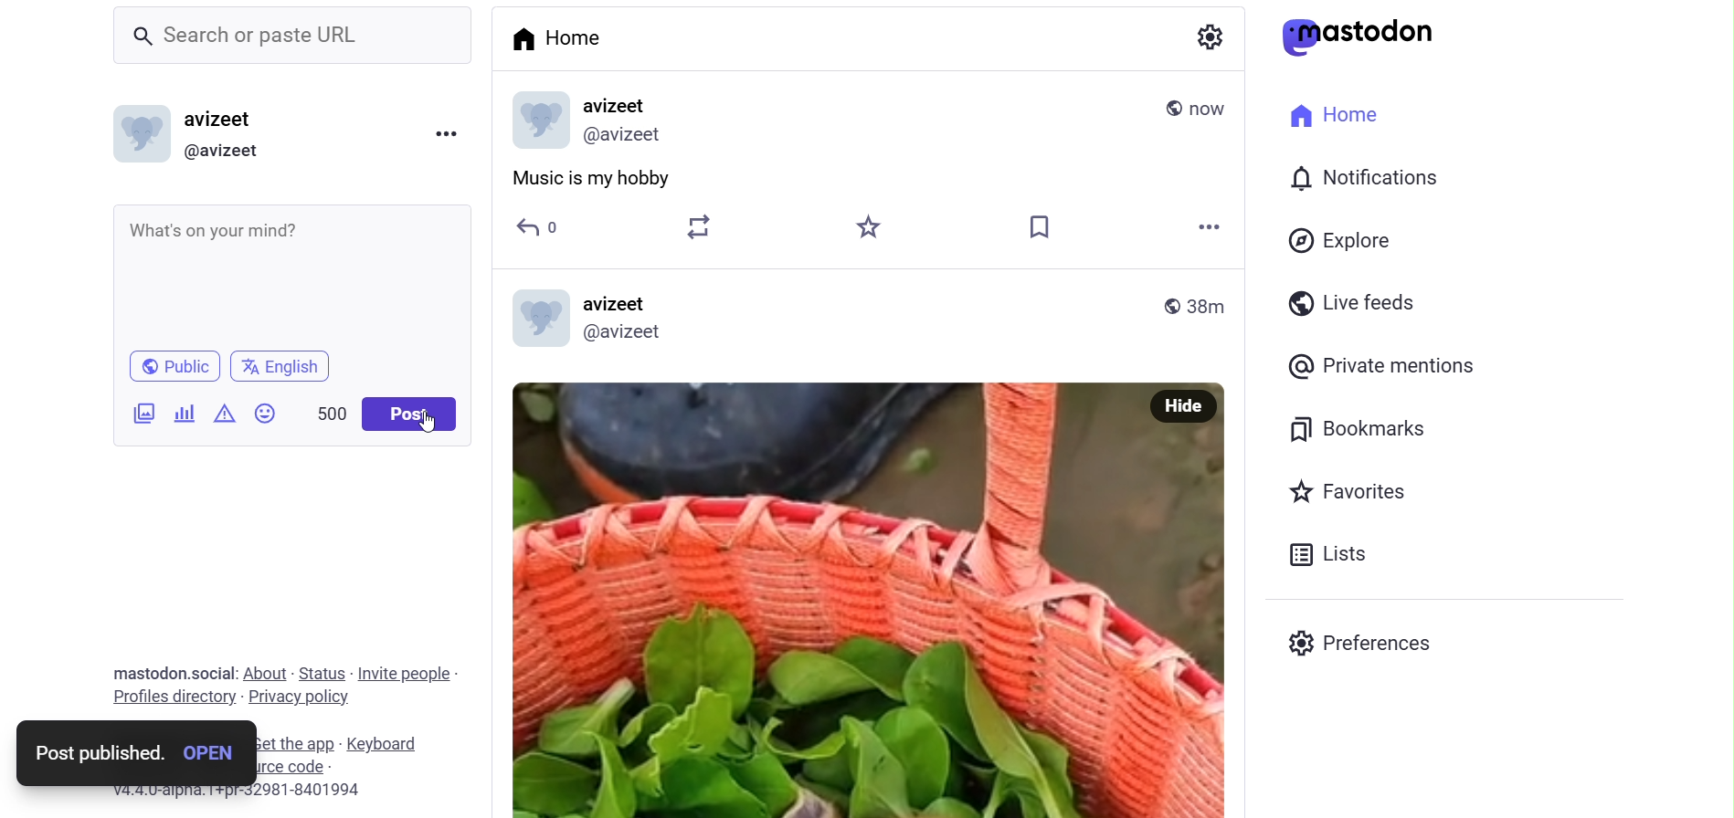 Image resolution: width=1734 pixels, height=818 pixels. What do you see at coordinates (537, 119) in the screenshot?
I see `display picture` at bounding box center [537, 119].